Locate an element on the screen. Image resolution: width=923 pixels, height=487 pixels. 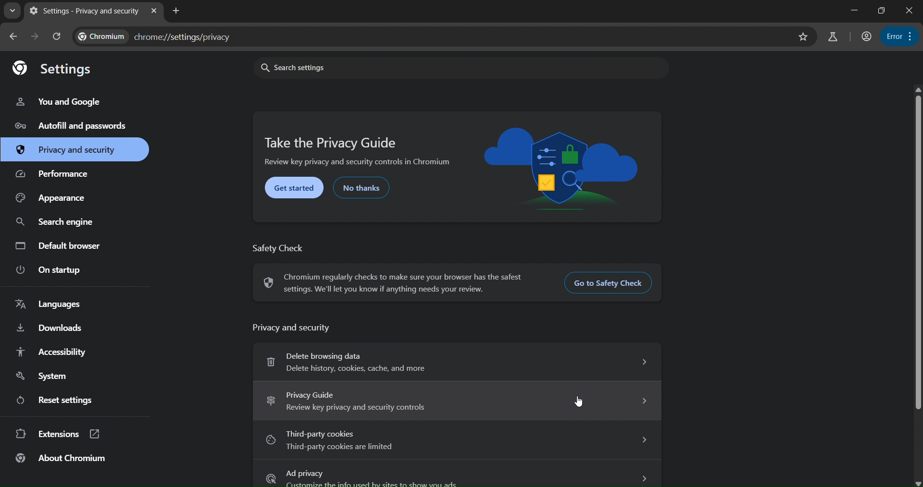
current tab is located at coordinates (86, 12).